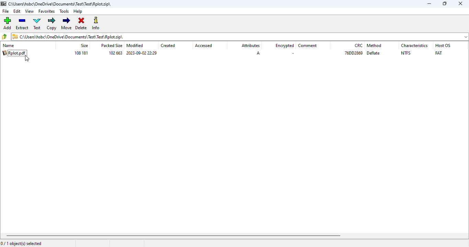  I want to click on host 0S, so click(443, 45).